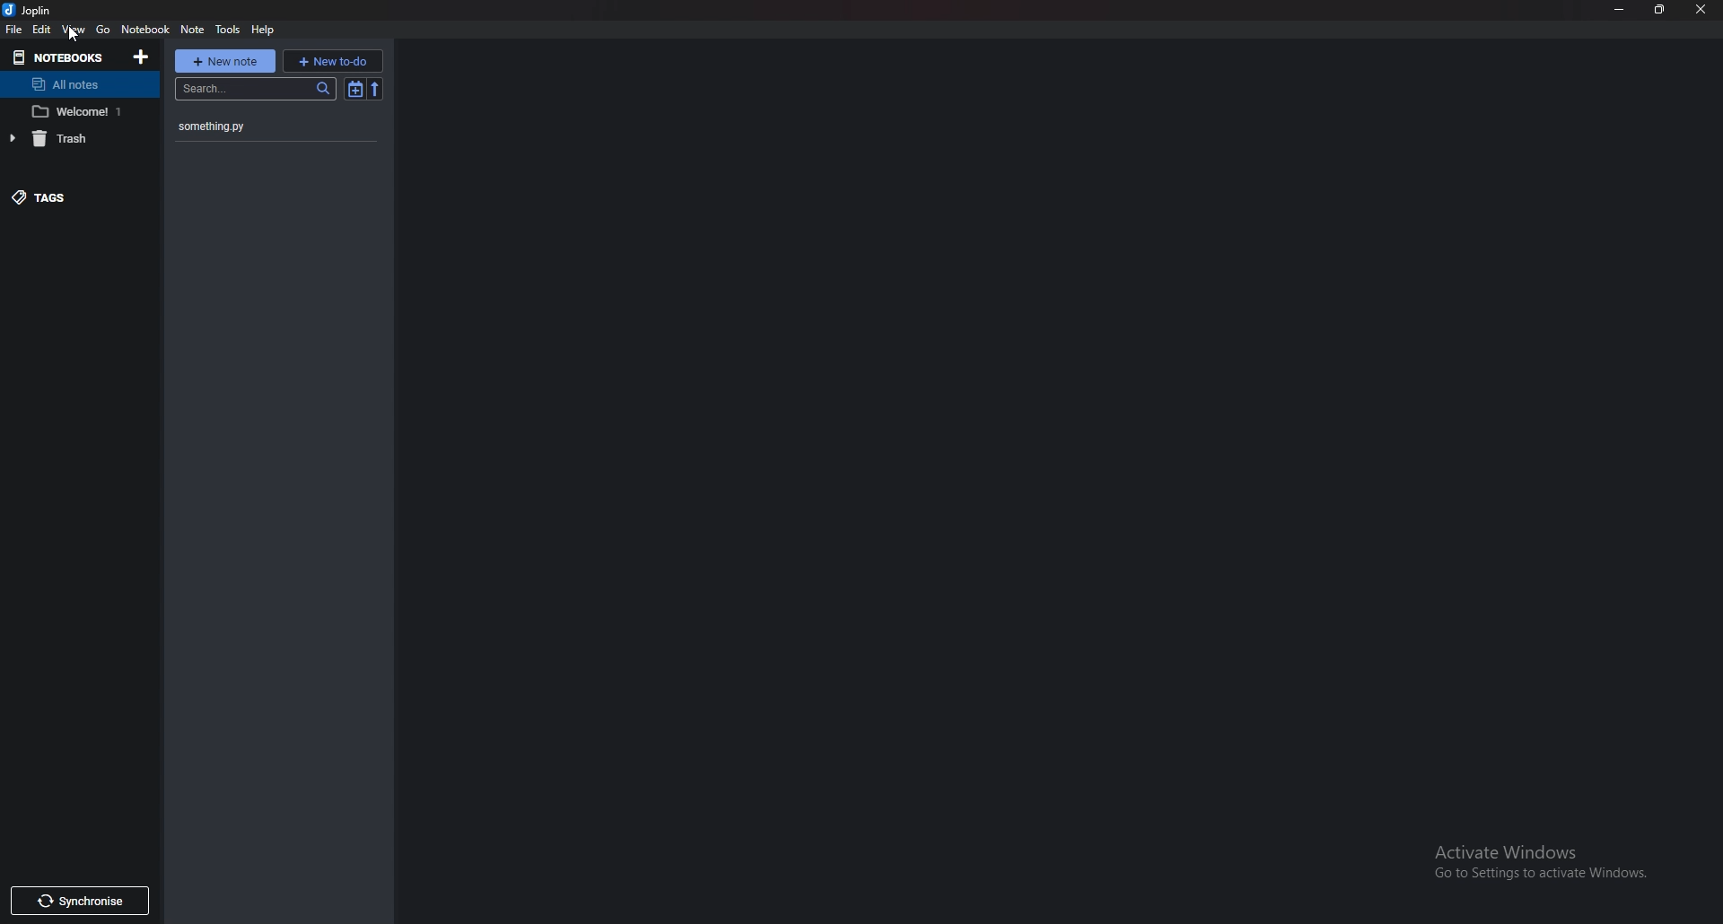 The image size is (1723, 924). Describe the element at coordinates (266, 30) in the screenshot. I see `help` at that location.